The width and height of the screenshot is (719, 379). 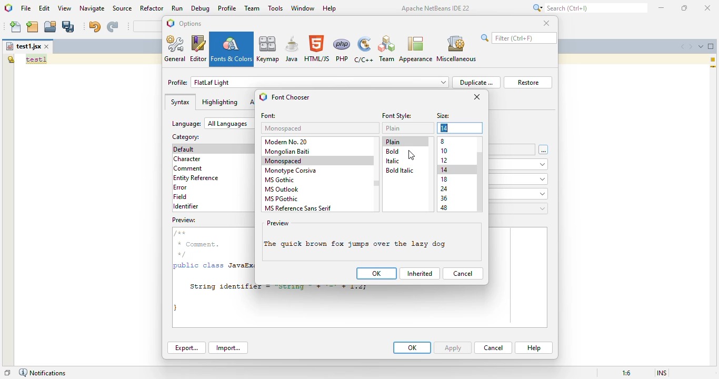 I want to click on bold, so click(x=393, y=152).